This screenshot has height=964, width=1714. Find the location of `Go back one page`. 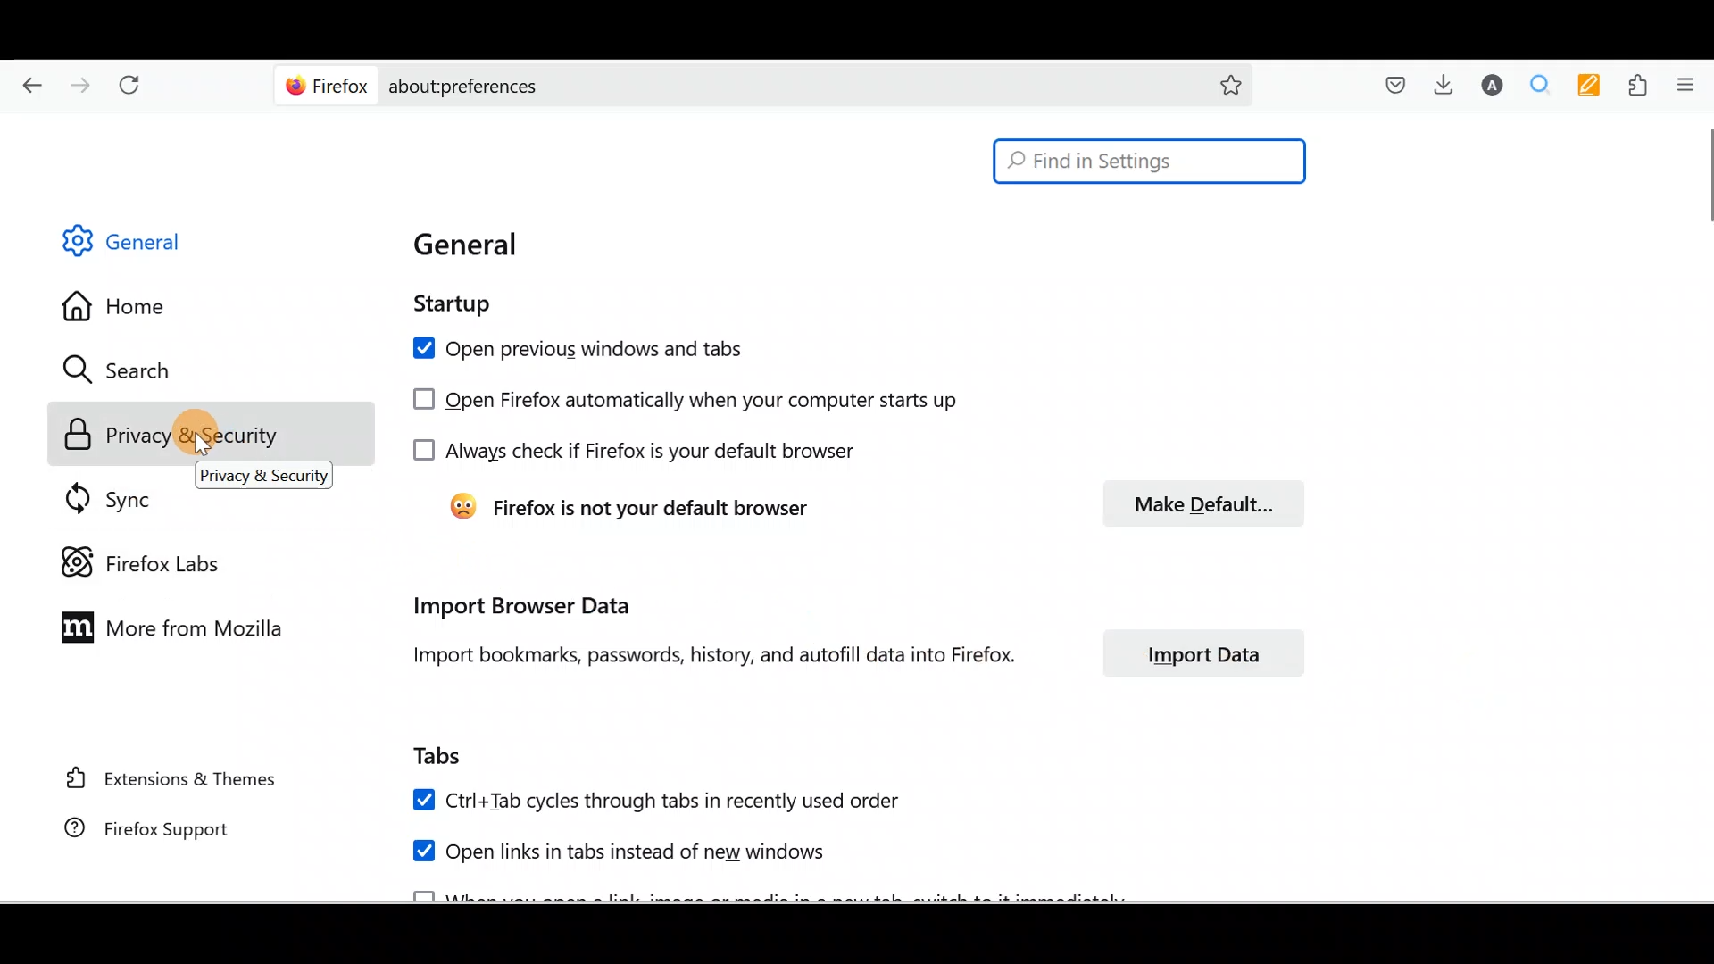

Go back one page is located at coordinates (30, 85).